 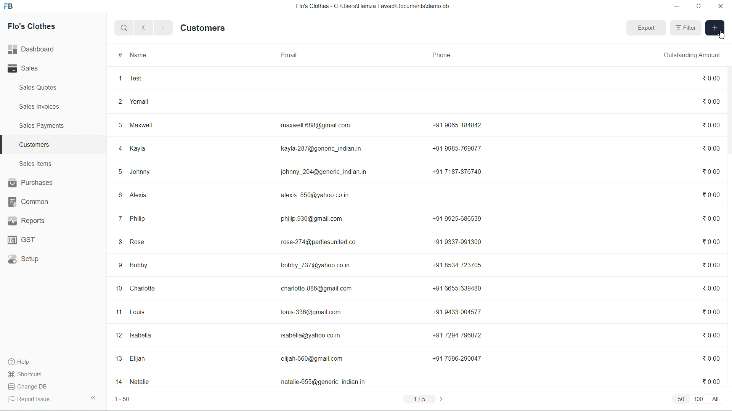 I want to click on bobby_737@yahoo.co.in, so click(x=319, y=266).